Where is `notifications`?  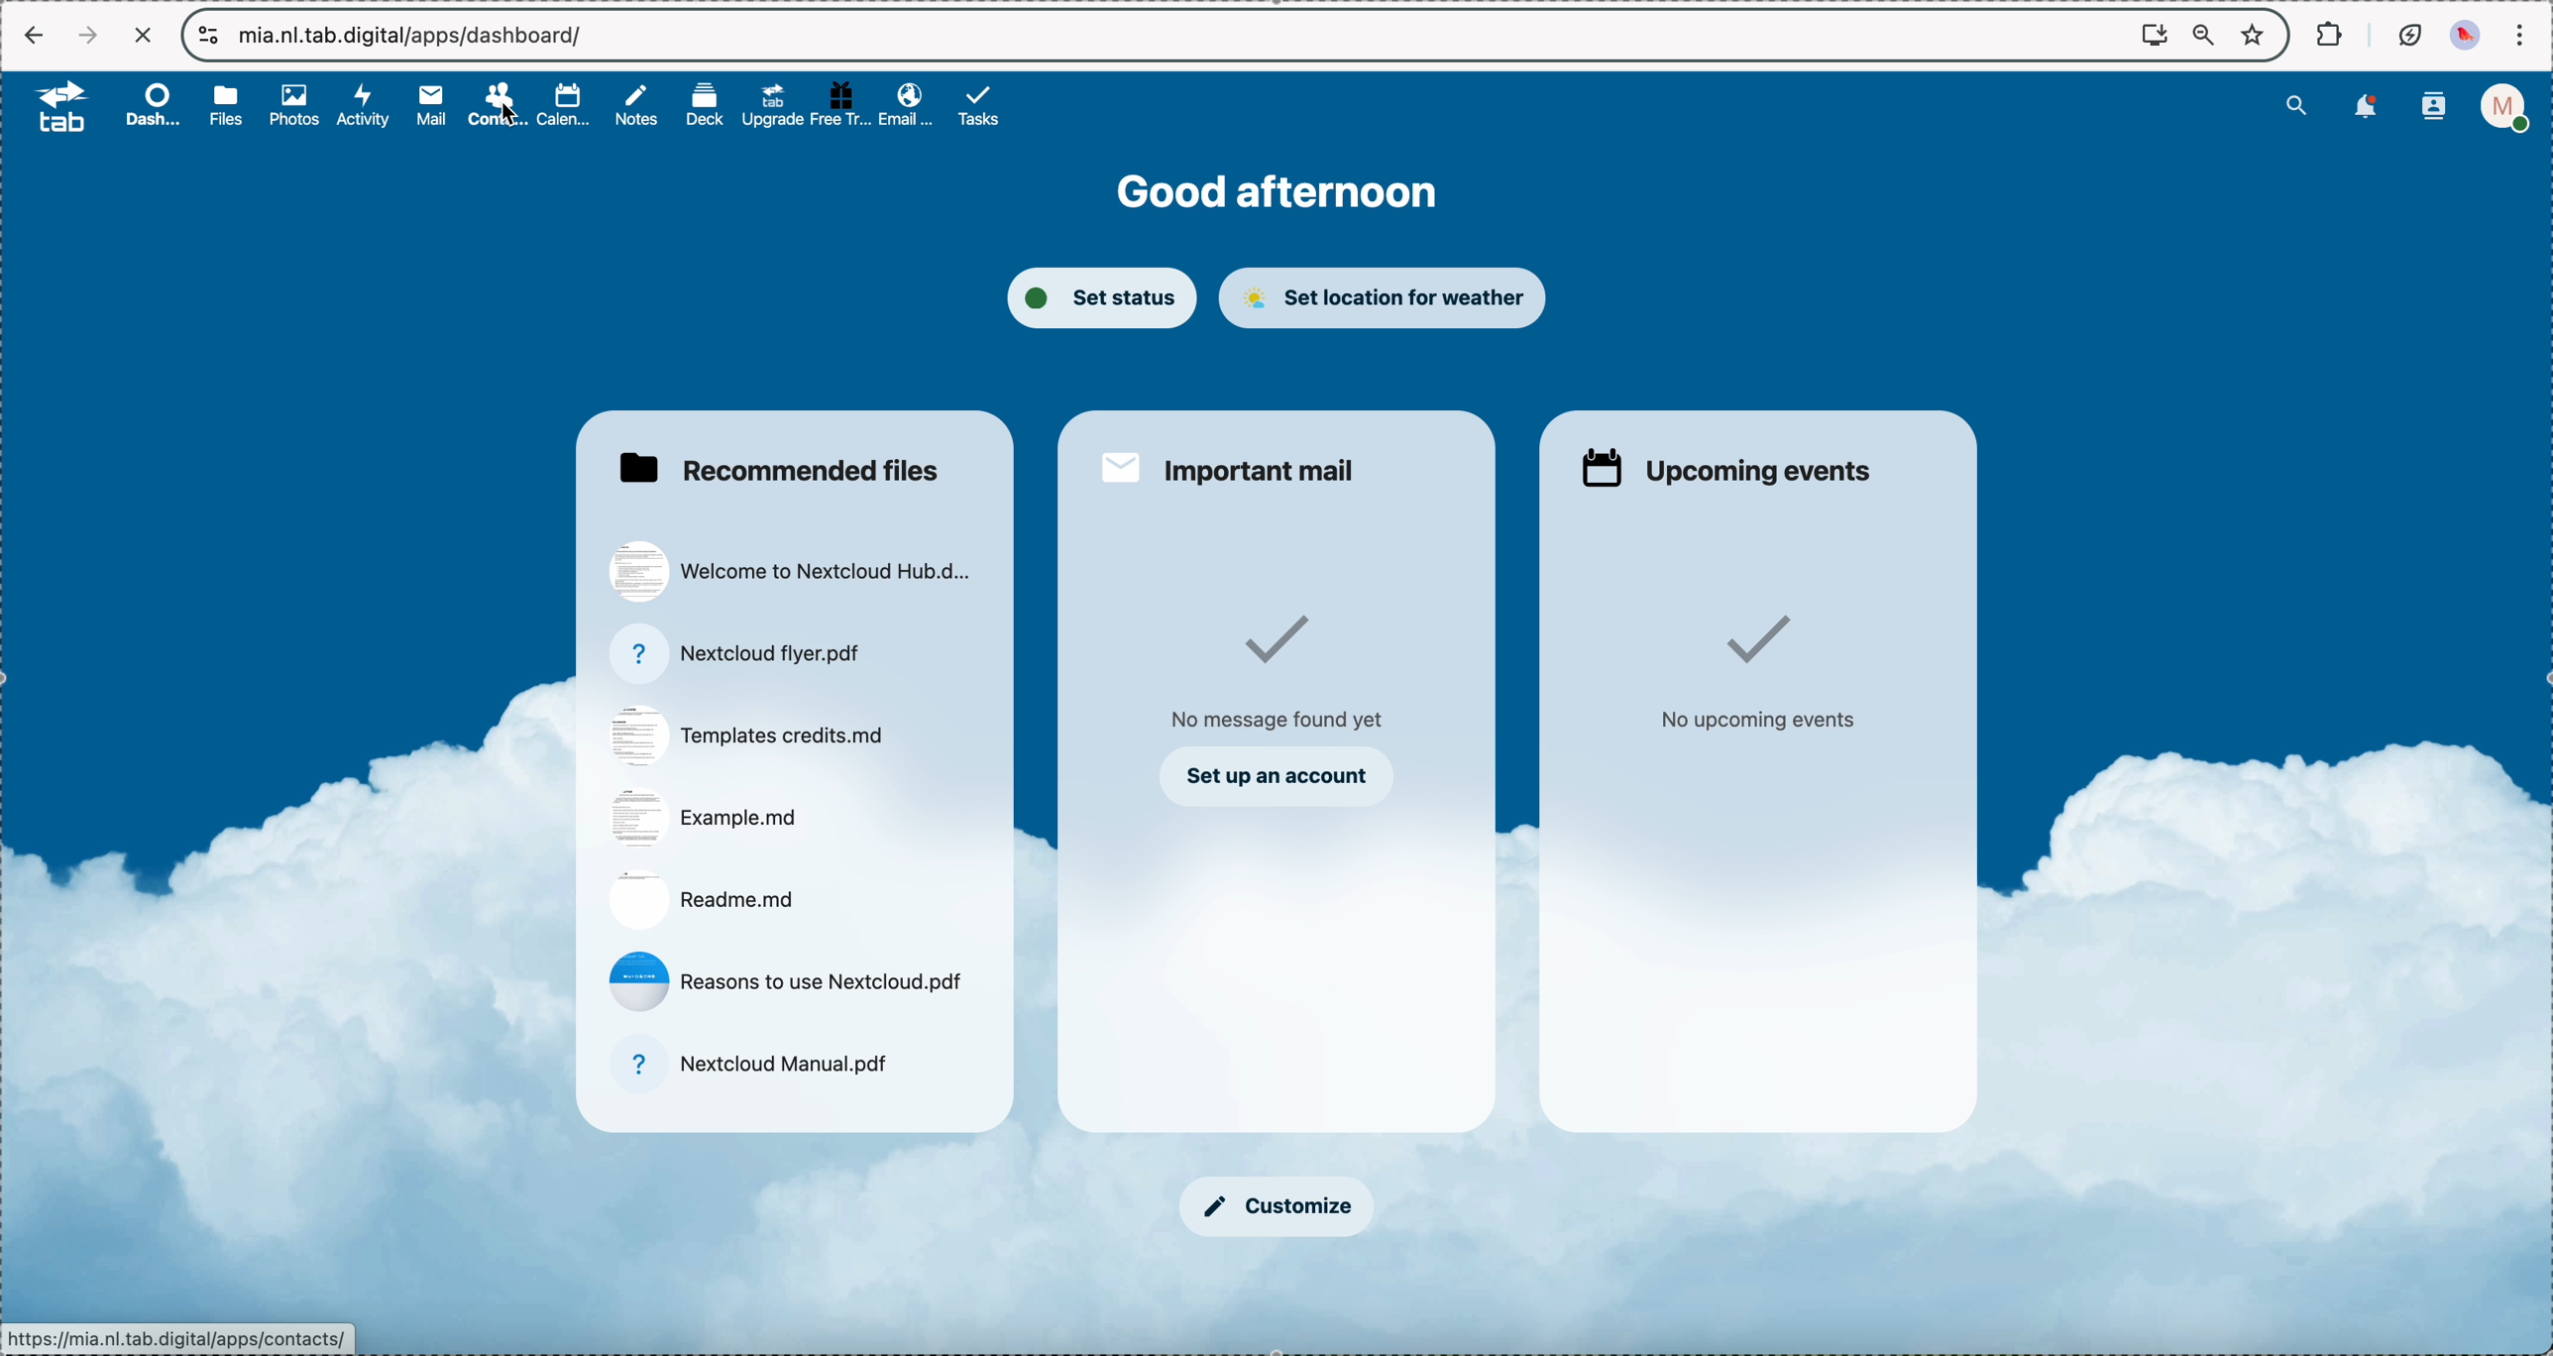 notifications is located at coordinates (2371, 107).